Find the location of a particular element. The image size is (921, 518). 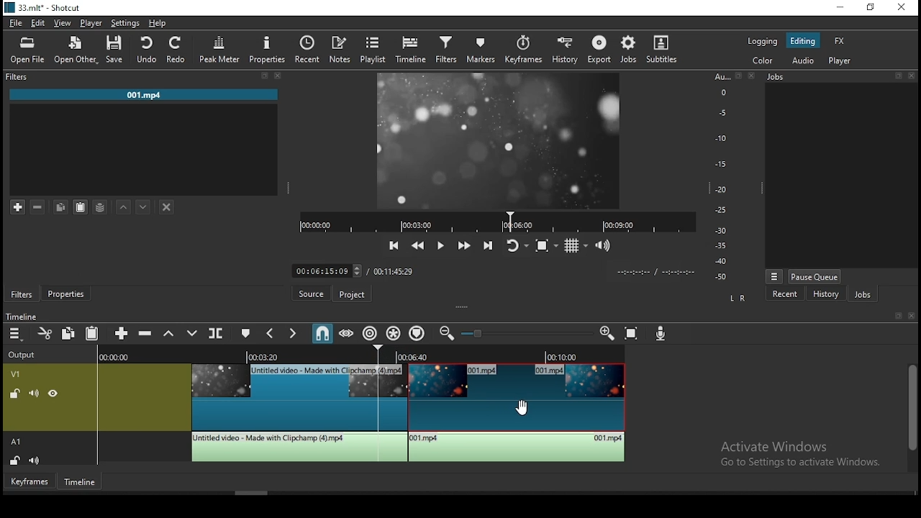

play quickly backward is located at coordinates (419, 245).